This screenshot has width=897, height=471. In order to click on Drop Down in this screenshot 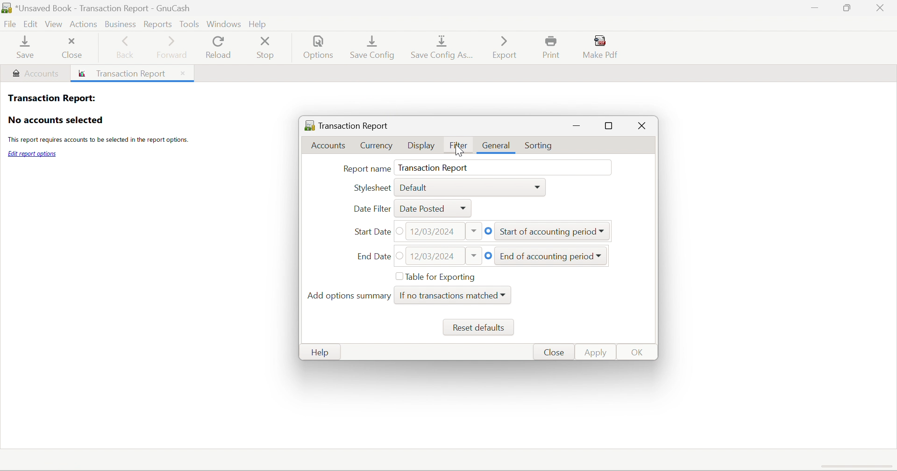, I will do `click(476, 232)`.